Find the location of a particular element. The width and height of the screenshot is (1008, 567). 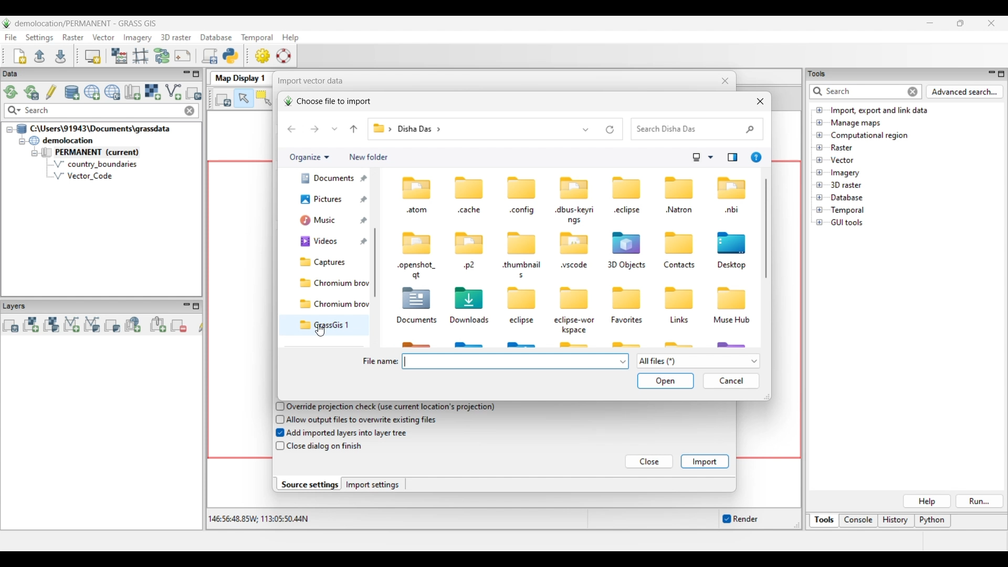

GrassGis 1 folder is located at coordinates (332, 325).